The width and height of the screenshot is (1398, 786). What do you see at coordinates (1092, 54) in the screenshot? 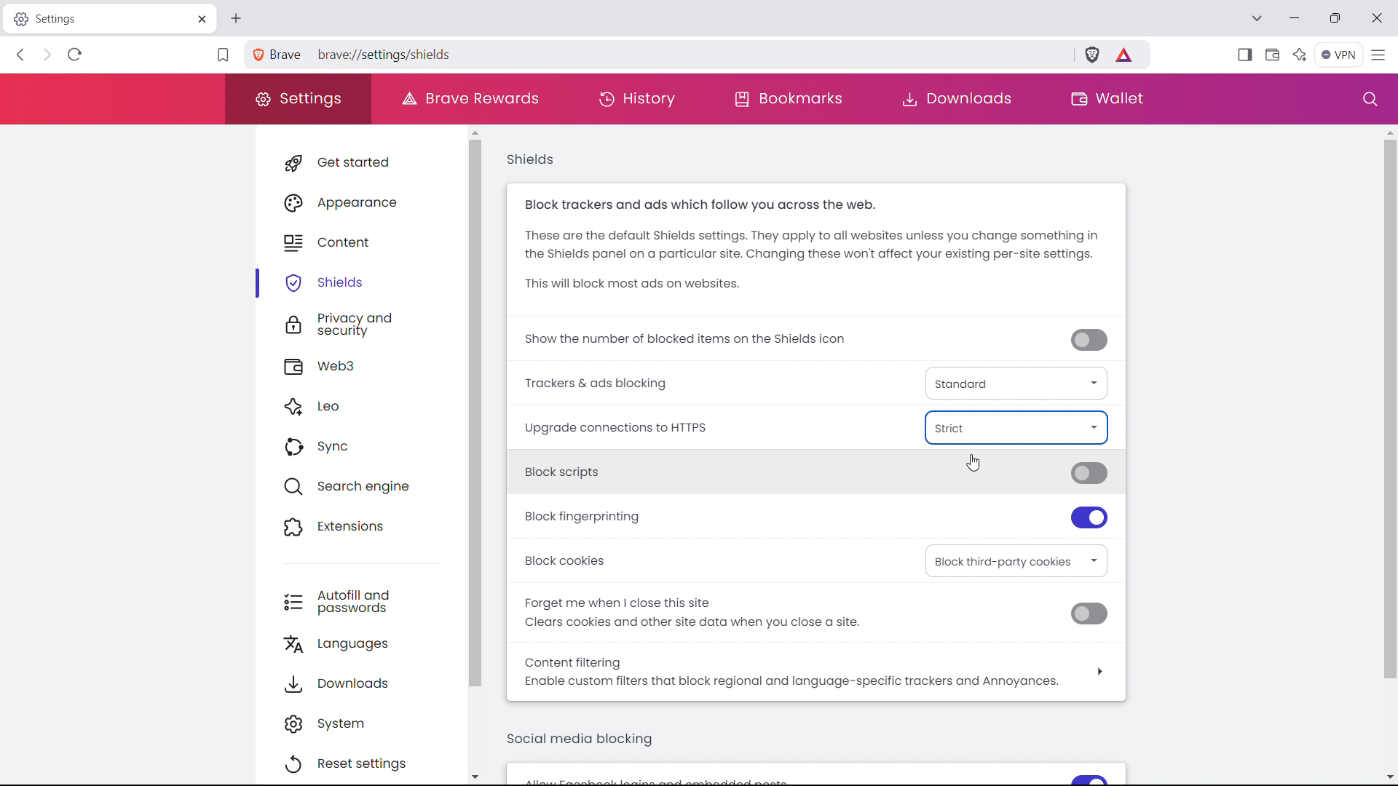
I see `brave shields` at bounding box center [1092, 54].